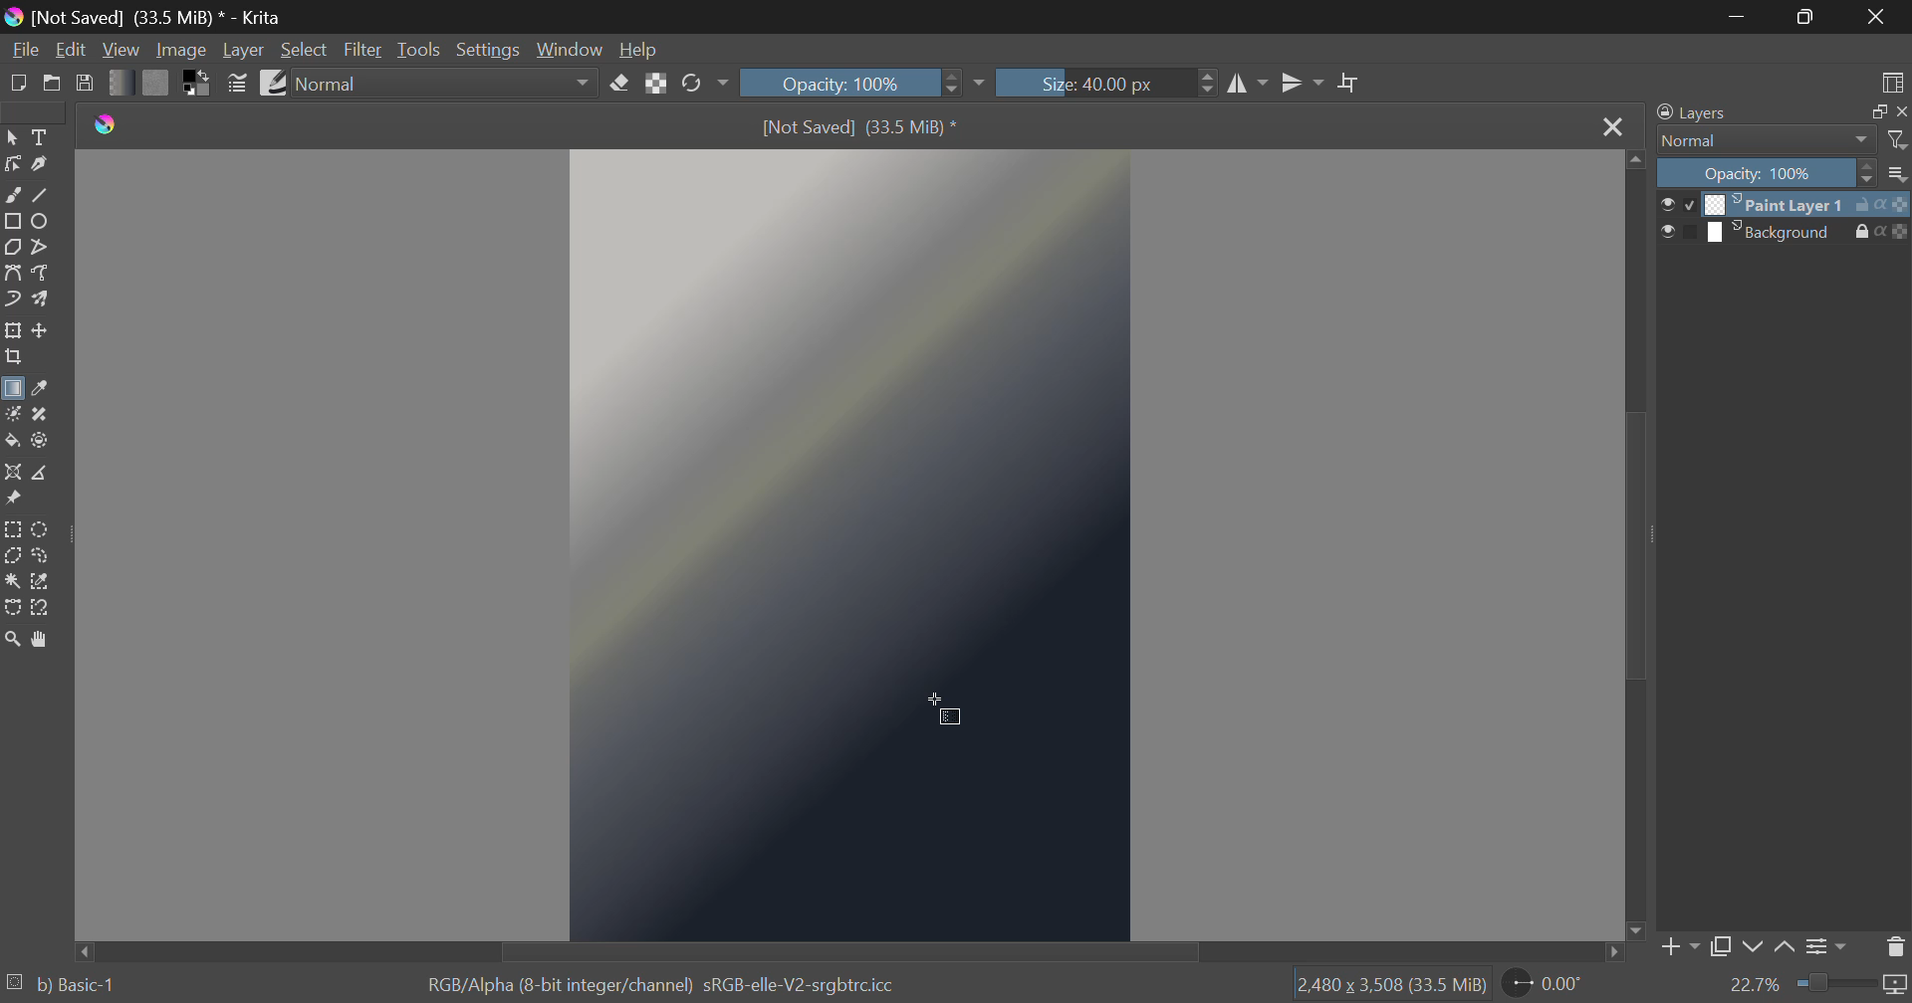 This screenshot has width=1912, height=1003. What do you see at coordinates (72, 50) in the screenshot?
I see `Edit` at bounding box center [72, 50].